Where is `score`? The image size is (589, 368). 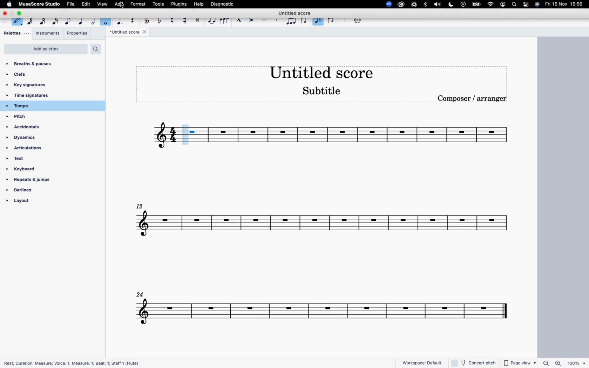
score is located at coordinates (161, 136).